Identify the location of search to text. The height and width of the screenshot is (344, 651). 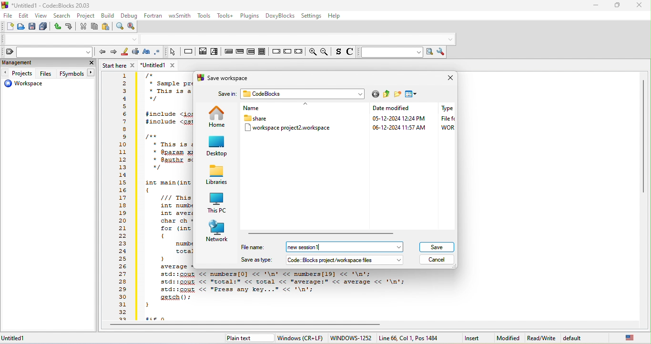
(390, 53).